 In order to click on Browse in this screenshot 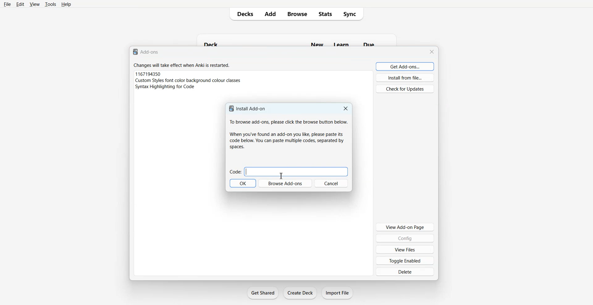, I will do `click(297, 14)`.